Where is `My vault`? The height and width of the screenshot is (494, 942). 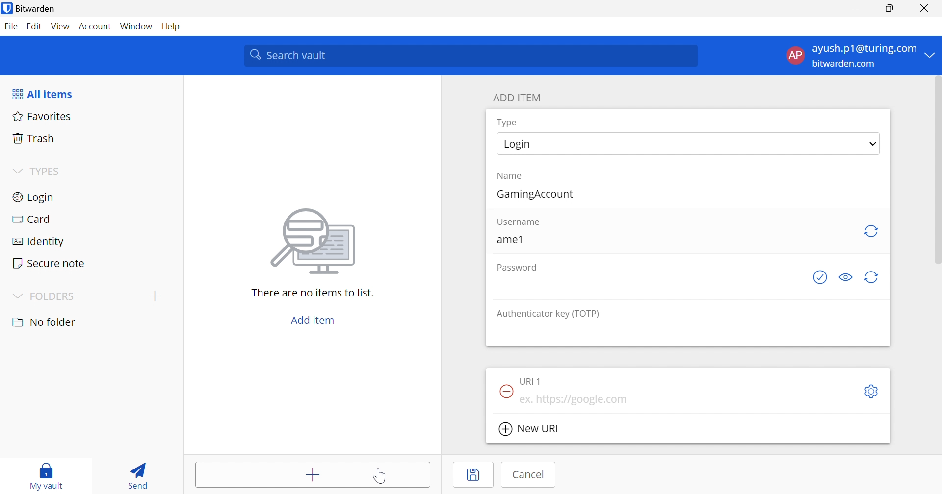 My vault is located at coordinates (45, 474).